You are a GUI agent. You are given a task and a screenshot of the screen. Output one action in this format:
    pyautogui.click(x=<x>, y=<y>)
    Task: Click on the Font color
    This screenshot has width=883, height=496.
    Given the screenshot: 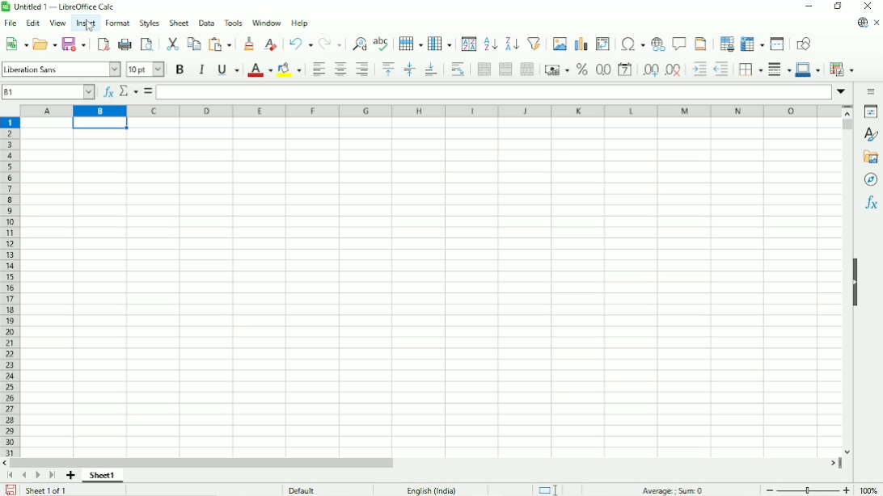 What is the action you would take?
    pyautogui.click(x=260, y=69)
    